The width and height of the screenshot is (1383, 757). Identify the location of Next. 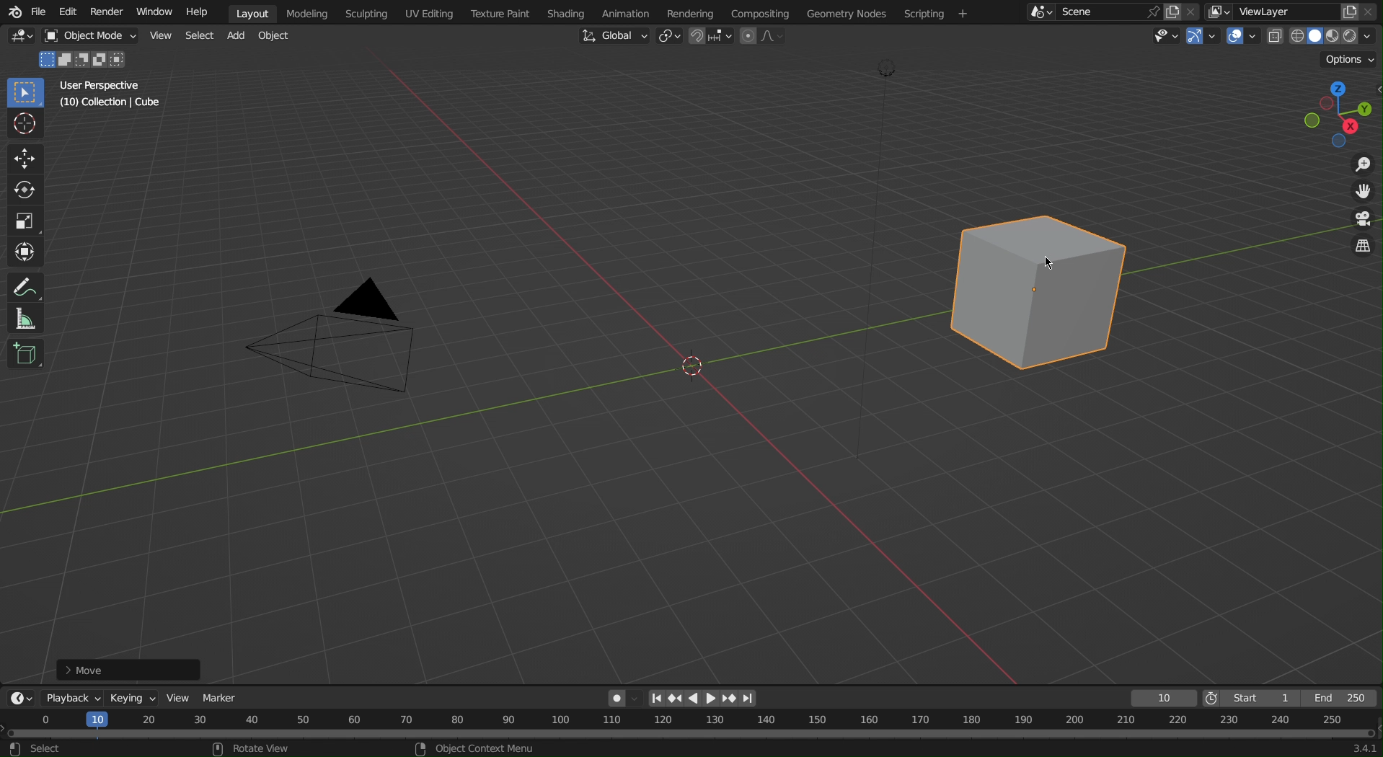
(730, 699).